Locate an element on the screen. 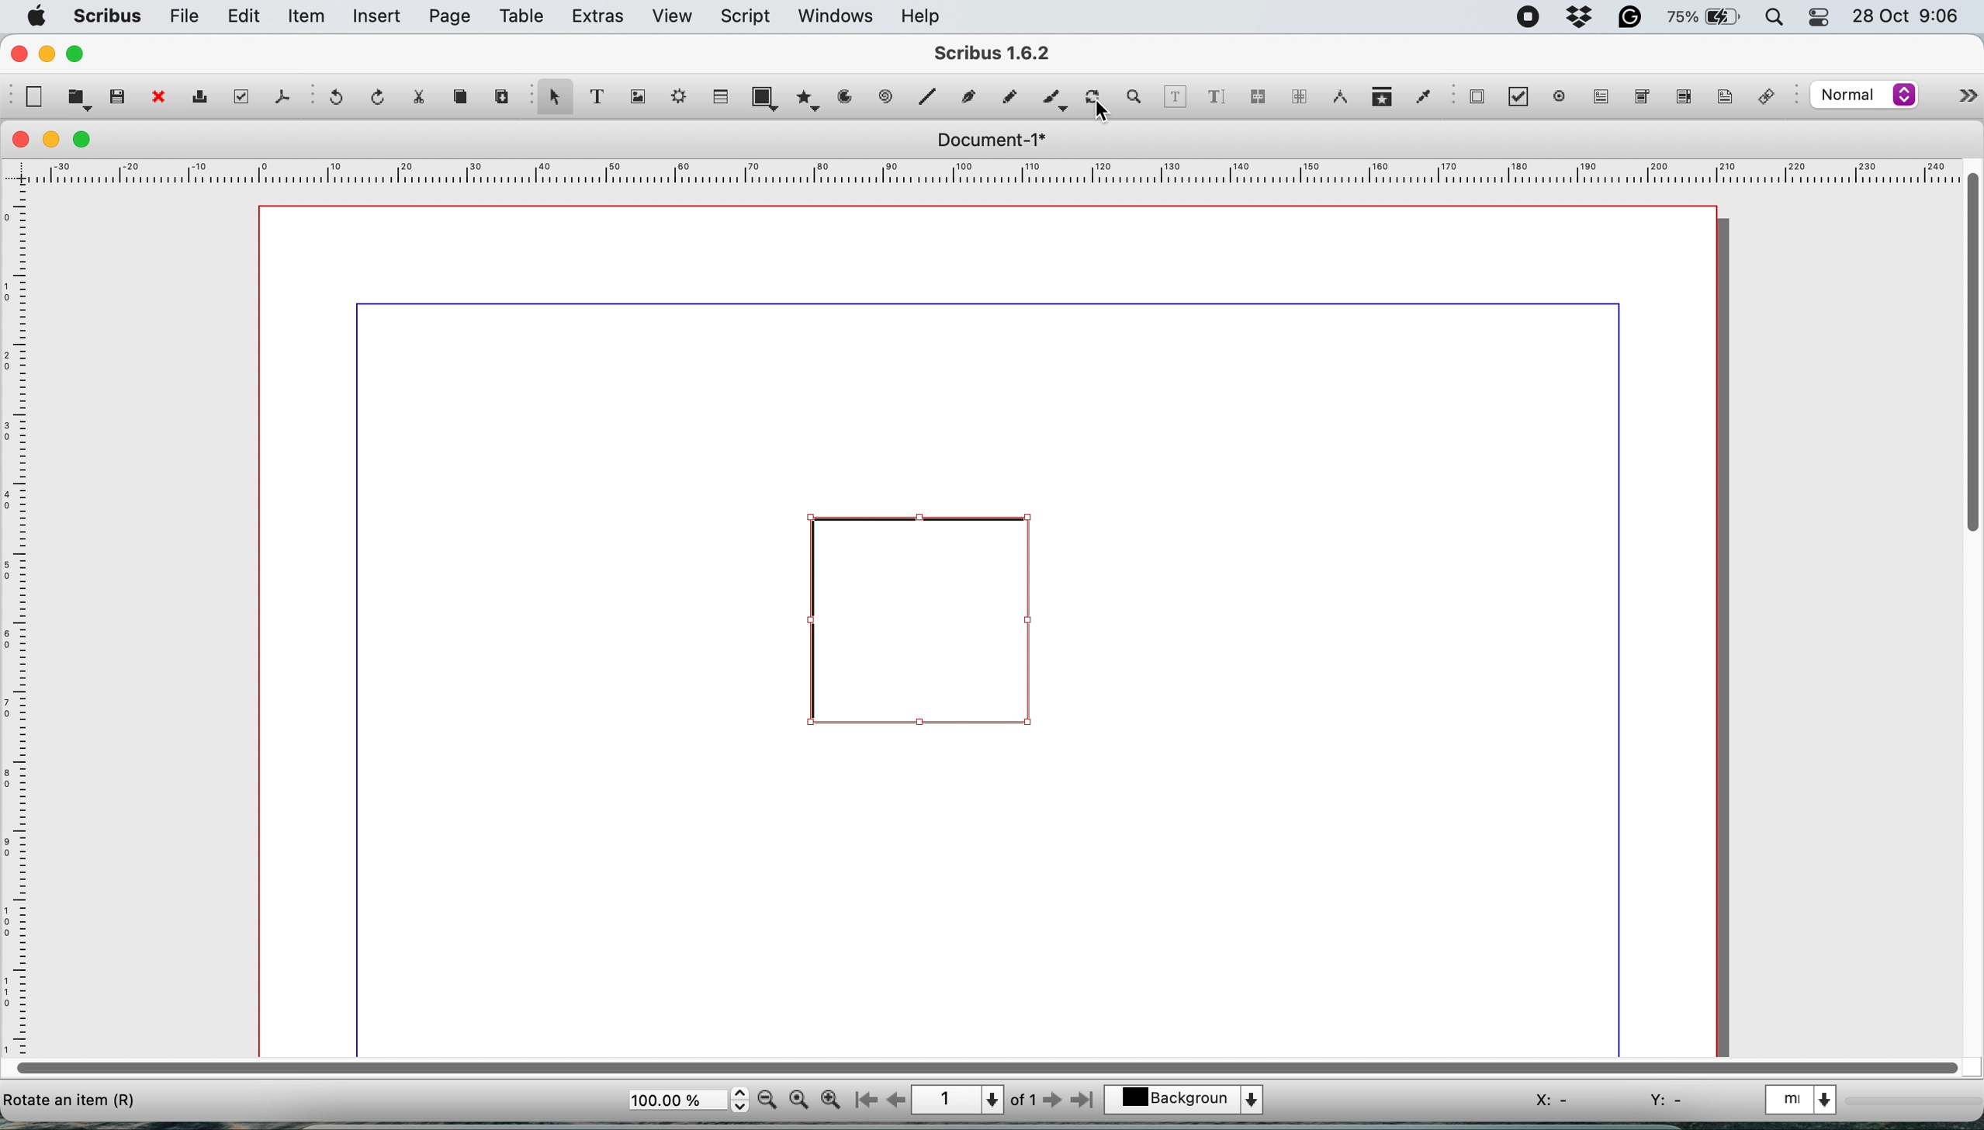 This screenshot has width=1984, height=1130. vertical scale is located at coordinates (21, 618).